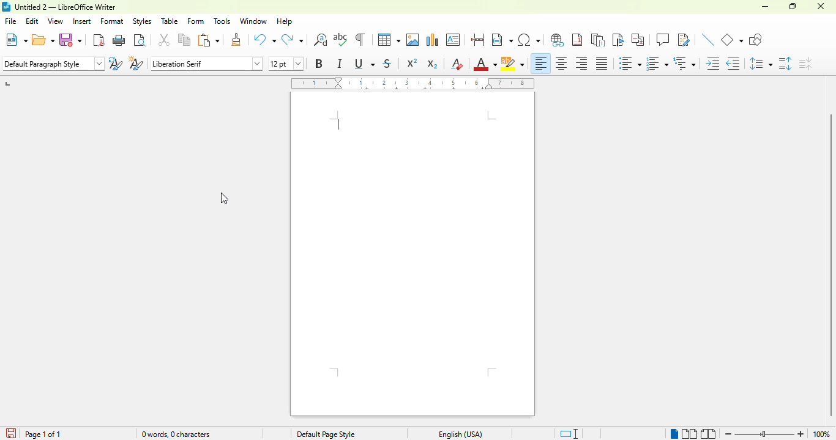 The width and height of the screenshot is (836, 440). What do you see at coordinates (453, 40) in the screenshot?
I see `insert text box` at bounding box center [453, 40].